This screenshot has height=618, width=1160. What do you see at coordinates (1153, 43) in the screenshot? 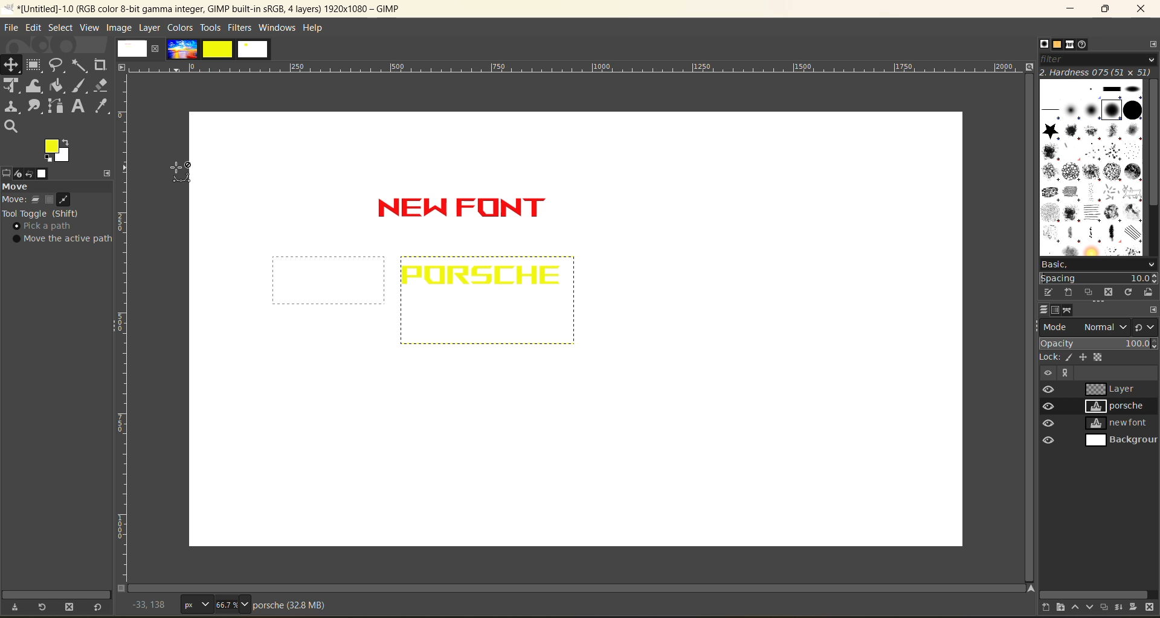
I see `configure` at bounding box center [1153, 43].